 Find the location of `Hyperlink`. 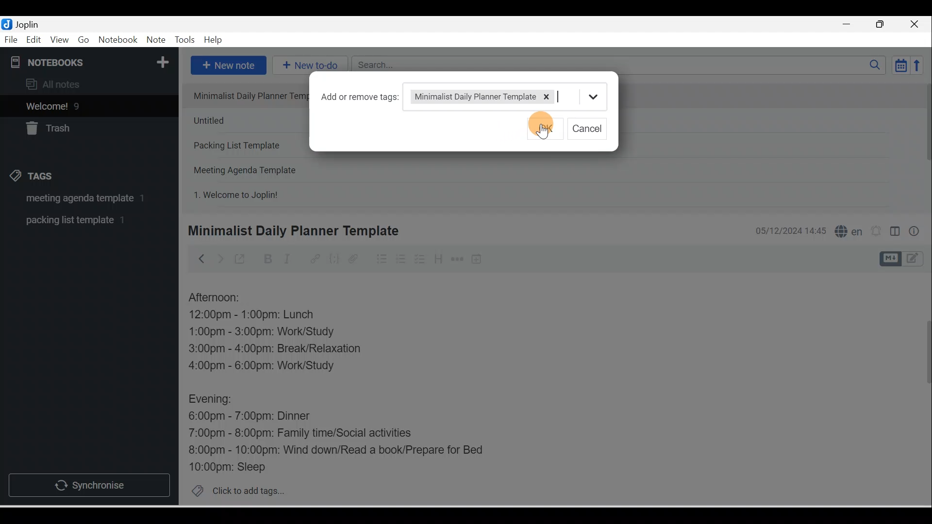

Hyperlink is located at coordinates (314, 260).